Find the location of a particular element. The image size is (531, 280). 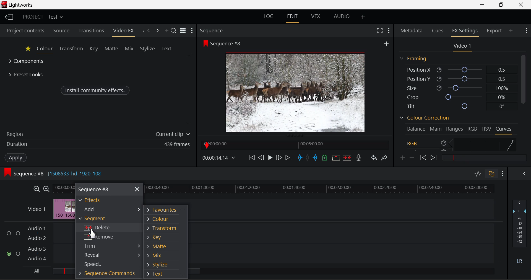

Timeline Zoom Out is located at coordinates (46, 189).